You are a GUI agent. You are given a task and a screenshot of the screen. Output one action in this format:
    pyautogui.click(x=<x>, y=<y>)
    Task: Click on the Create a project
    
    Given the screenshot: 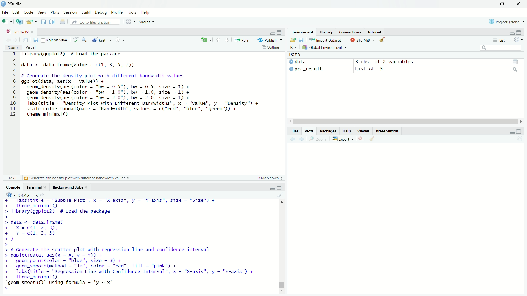 What is the action you would take?
    pyautogui.click(x=19, y=21)
    